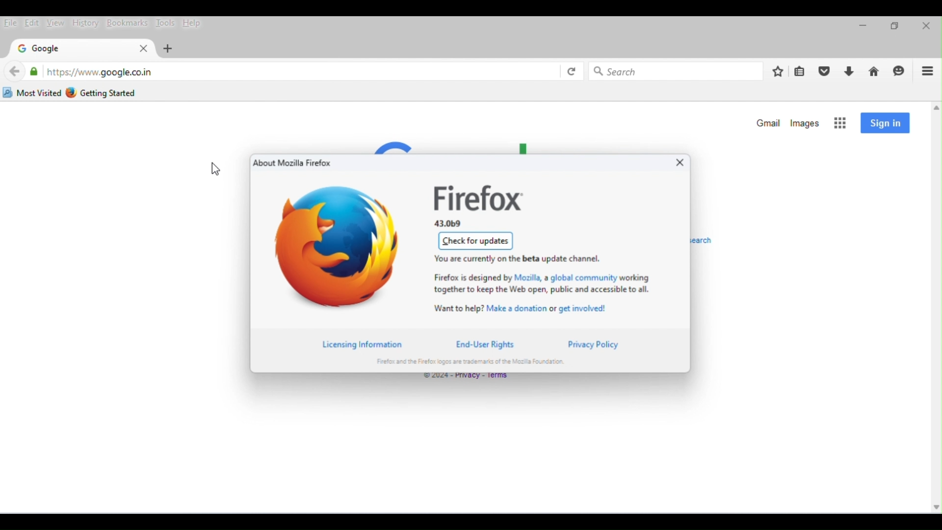 The width and height of the screenshot is (942, 530). What do you see at coordinates (766, 123) in the screenshot?
I see `gmail` at bounding box center [766, 123].